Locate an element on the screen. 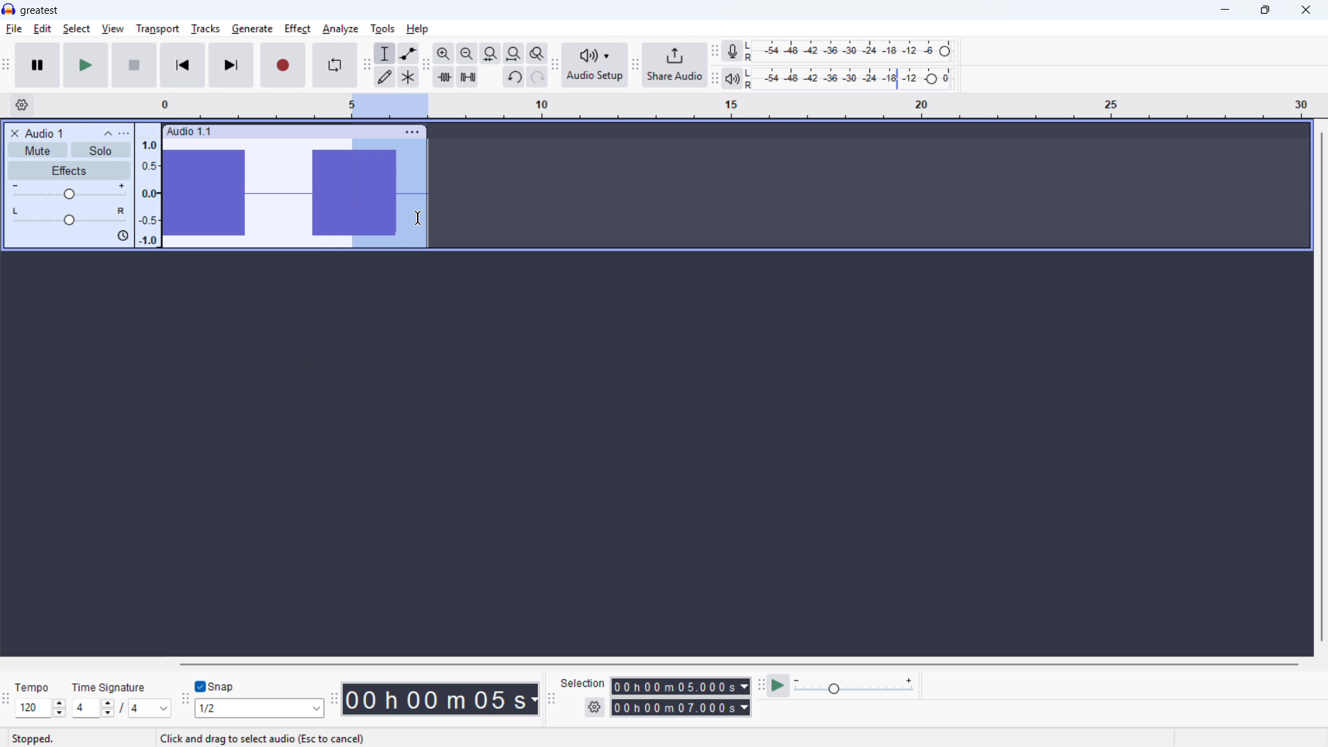 This screenshot has height=747, width=1328. Play back speed  is located at coordinates (856, 686).